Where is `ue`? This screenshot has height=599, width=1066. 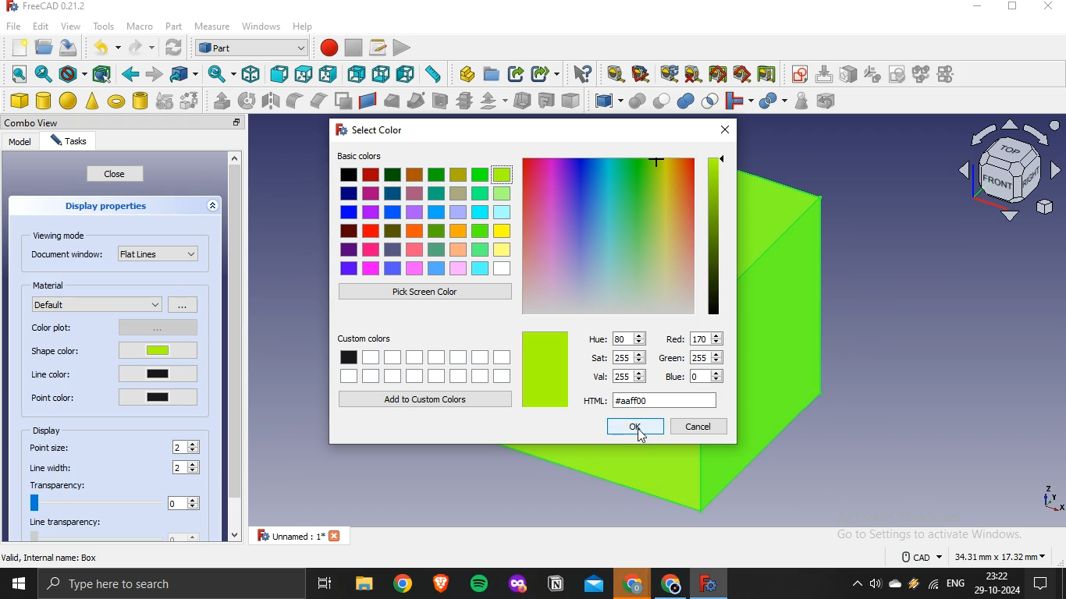
ue is located at coordinates (617, 337).